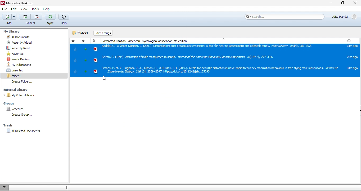 The width and height of the screenshot is (361, 191). What do you see at coordinates (22, 37) in the screenshot?
I see `all documents` at bounding box center [22, 37].